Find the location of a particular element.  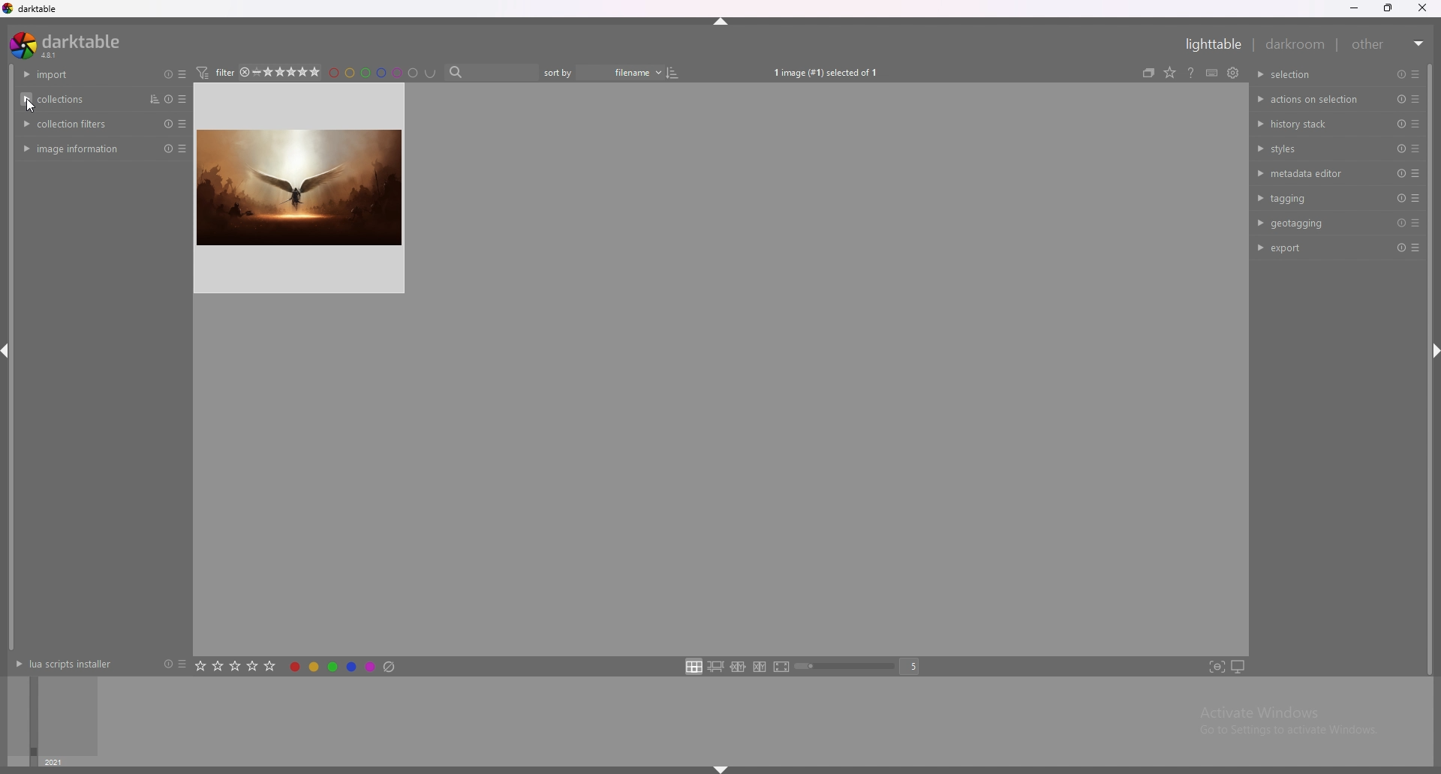

reset is located at coordinates (1400, 223).